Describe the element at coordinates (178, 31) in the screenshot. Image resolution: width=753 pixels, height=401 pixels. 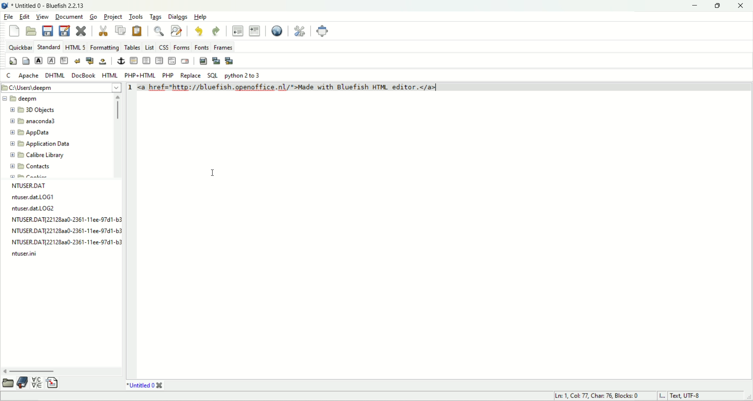
I see `advanced find and replace` at that location.